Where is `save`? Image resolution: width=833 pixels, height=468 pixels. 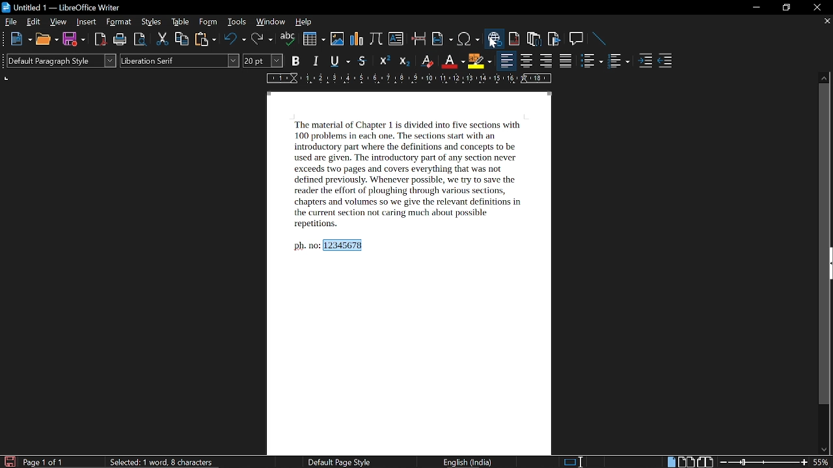
save is located at coordinates (74, 39).